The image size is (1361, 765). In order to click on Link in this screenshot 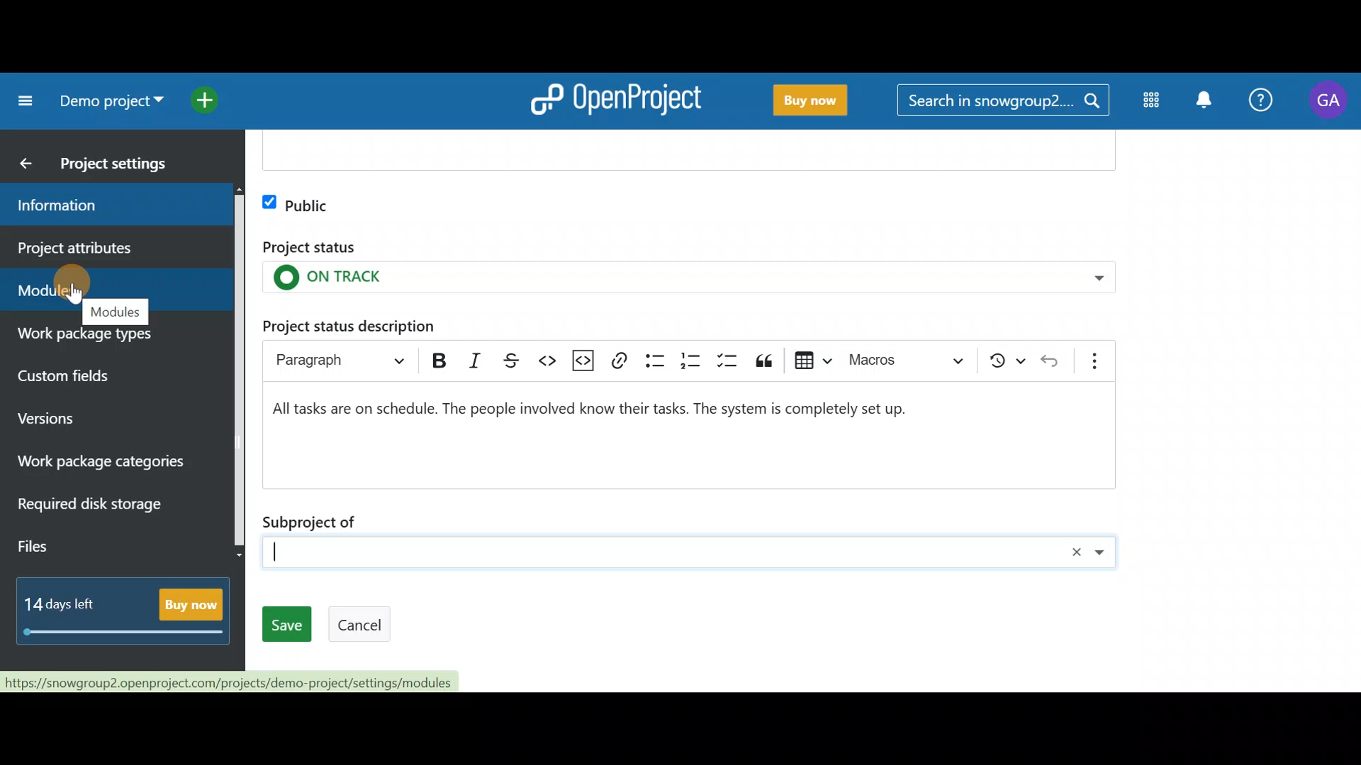, I will do `click(625, 361)`.